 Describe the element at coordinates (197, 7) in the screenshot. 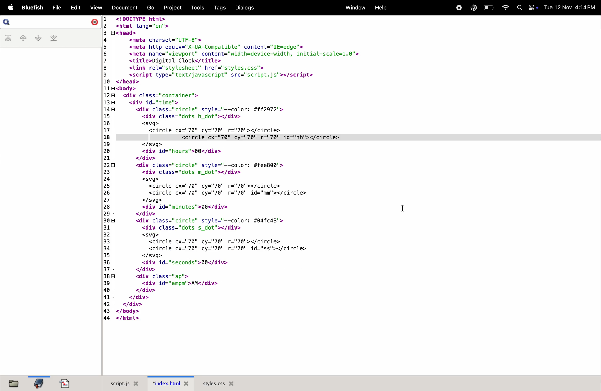

I see `tools` at that location.